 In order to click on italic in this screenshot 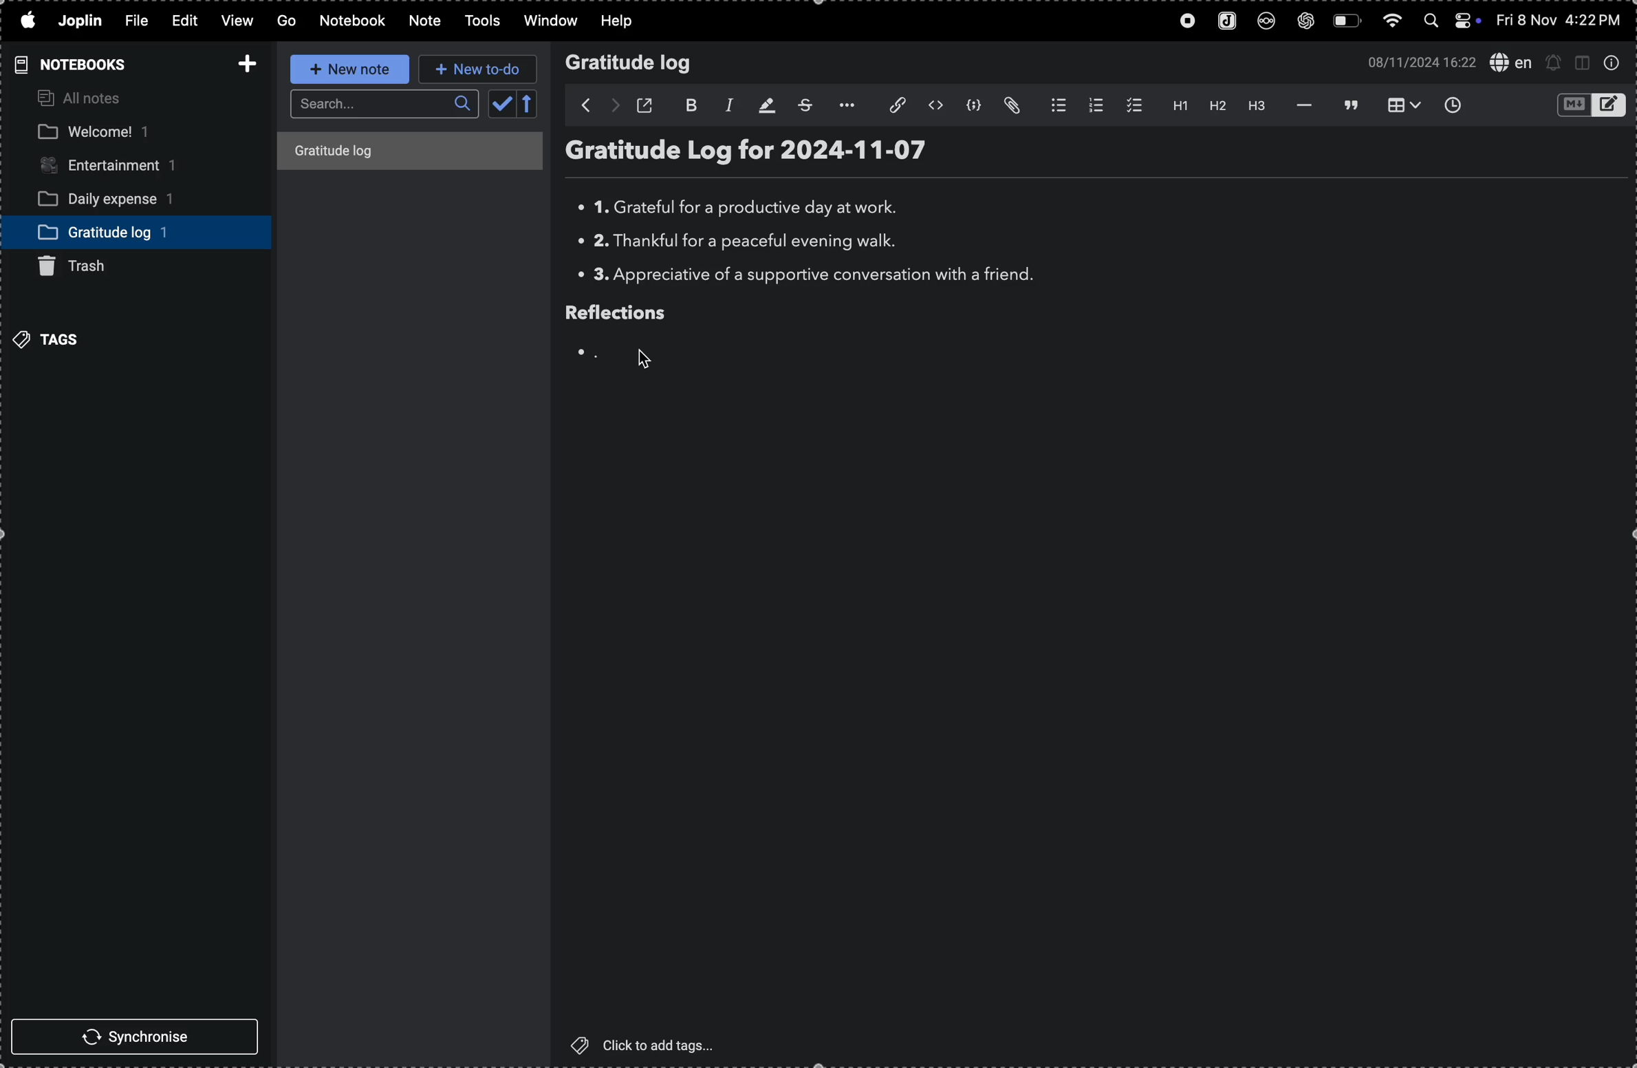, I will do `click(725, 105)`.